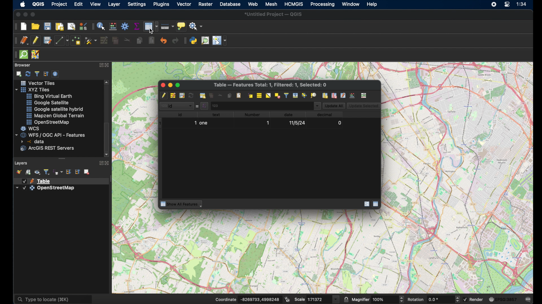 This screenshot has height=304, width=542. I want to click on layers, so click(21, 164).